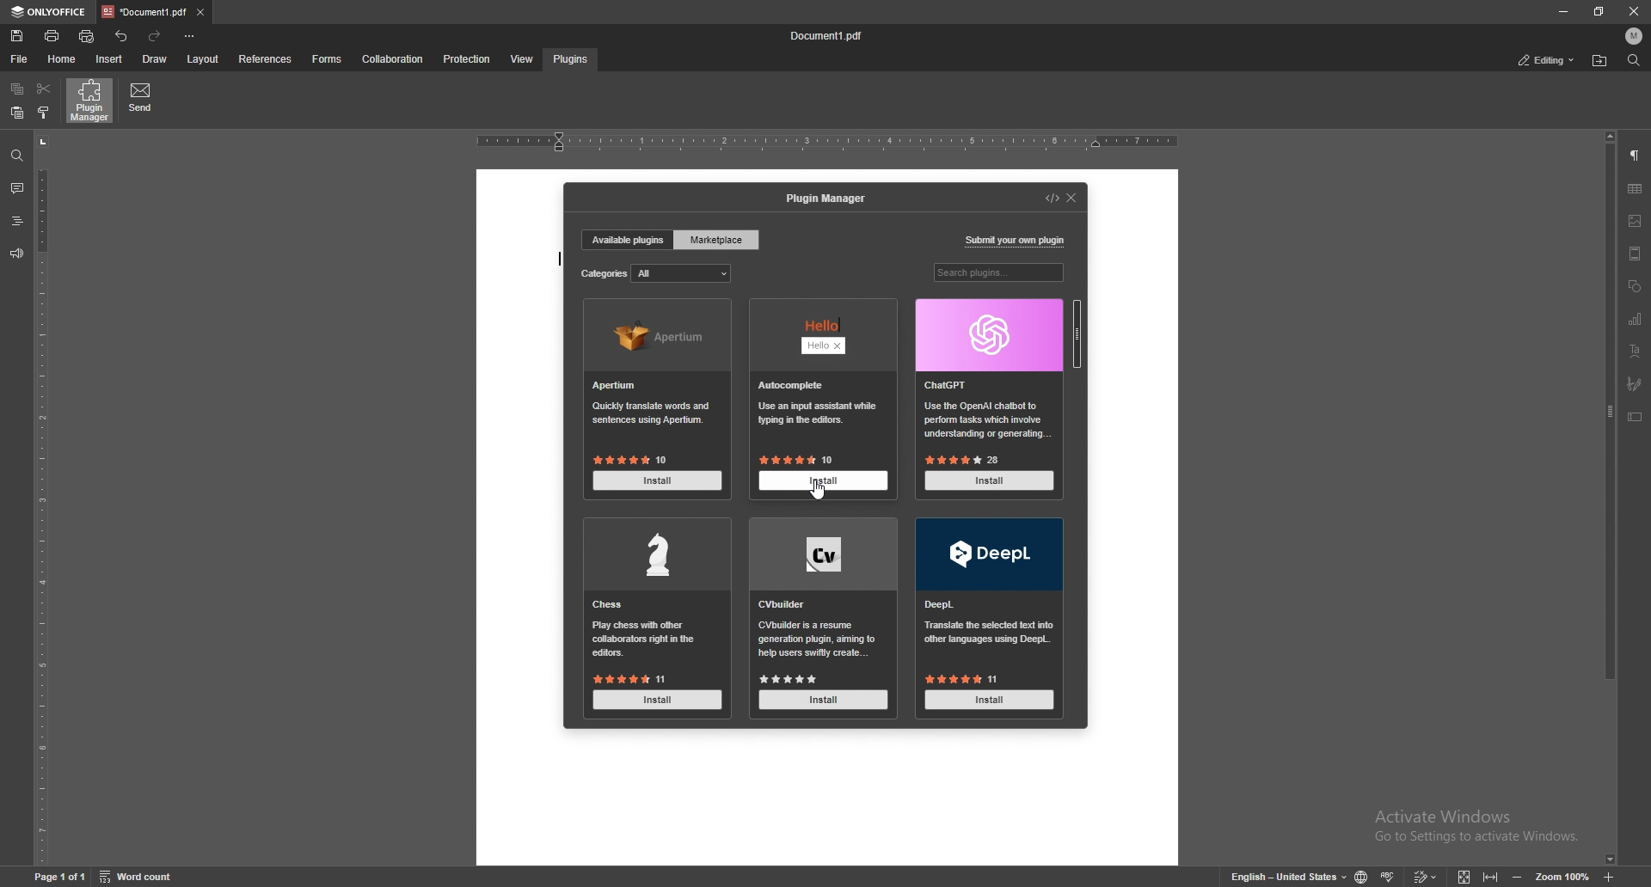 This screenshot has width=1651, height=887. I want to click on deepl, so click(992, 600).